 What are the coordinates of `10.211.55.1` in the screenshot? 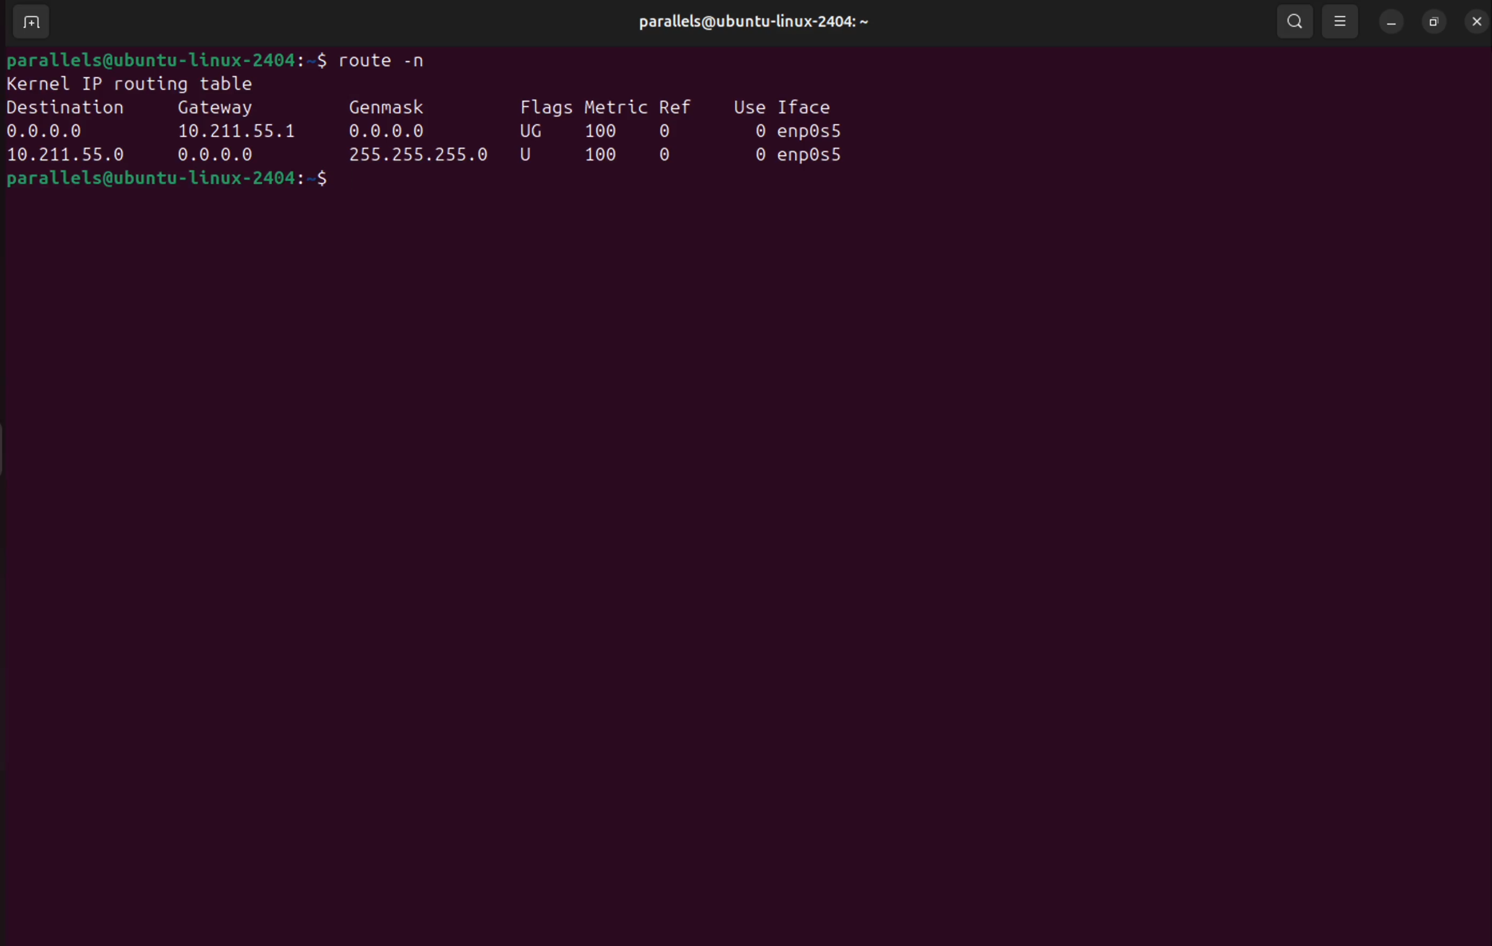 It's located at (241, 132).